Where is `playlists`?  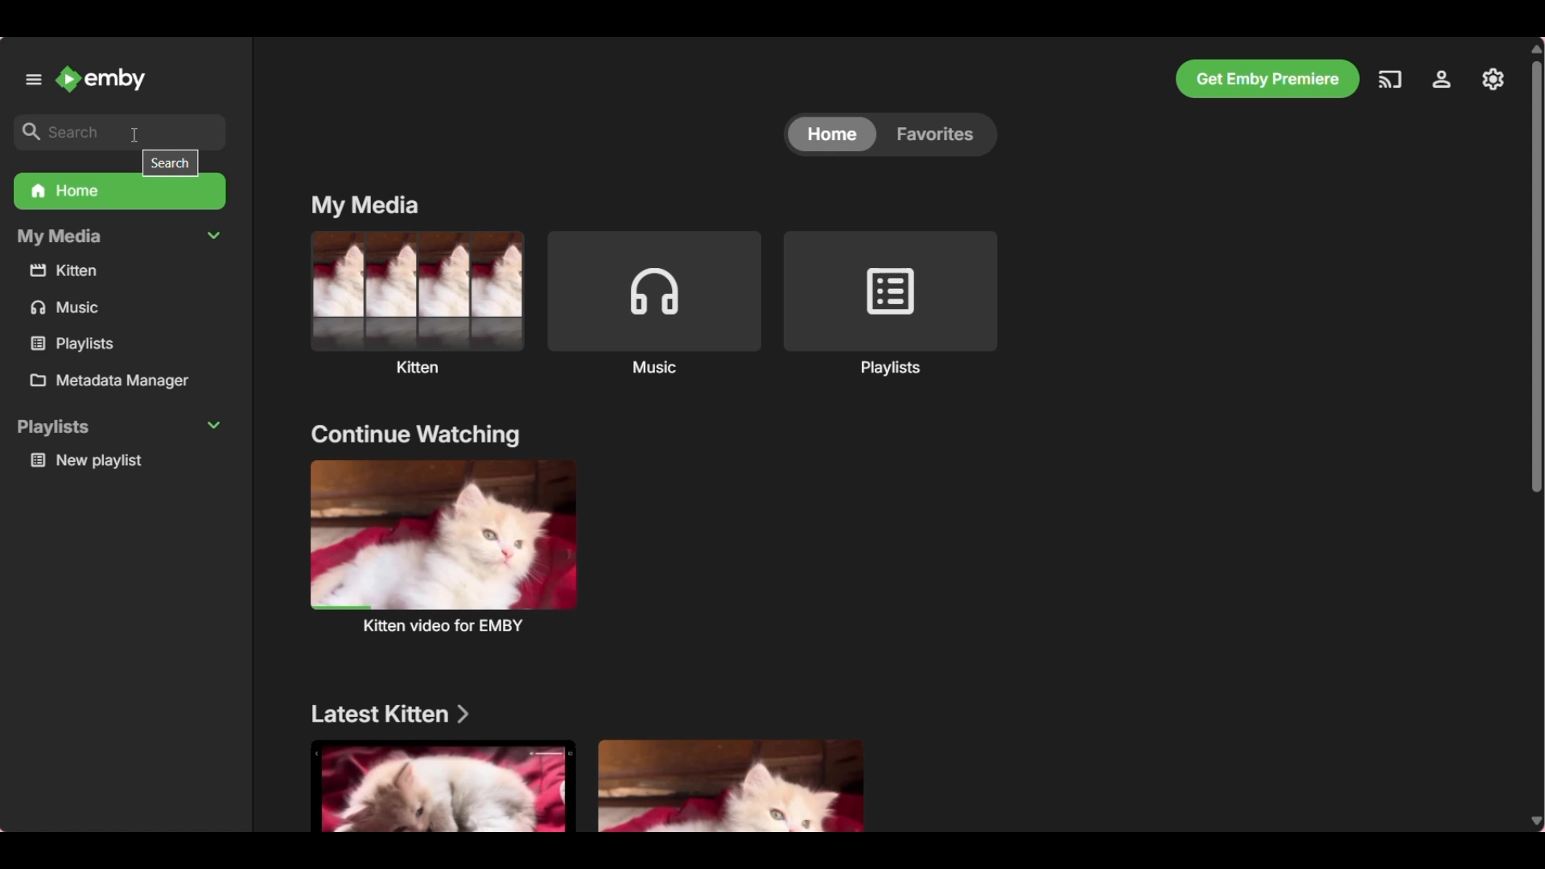 playlists is located at coordinates (113, 343).